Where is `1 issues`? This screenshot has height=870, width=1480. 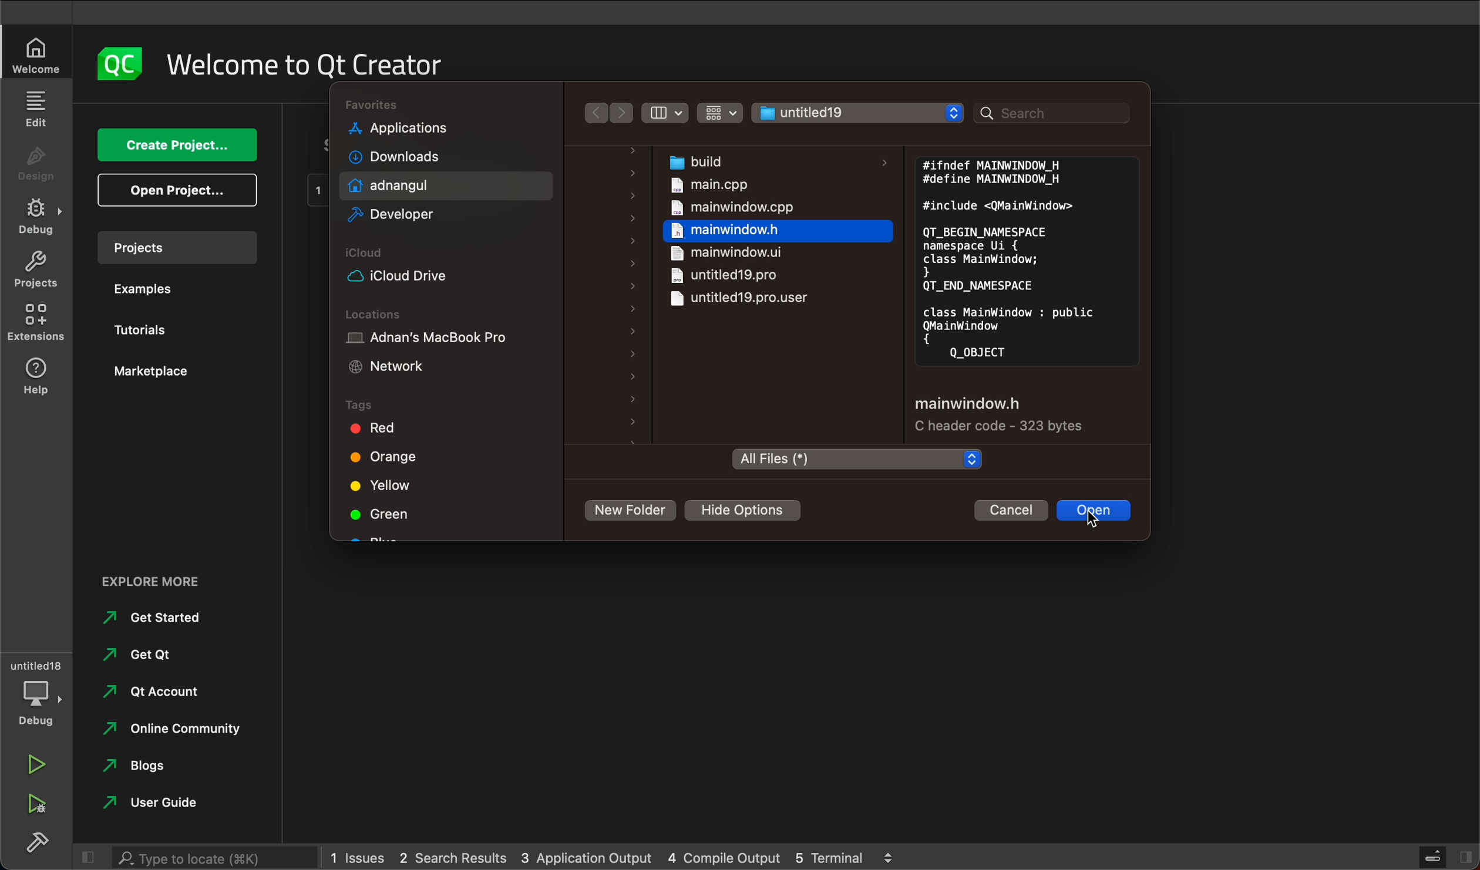 1 issues is located at coordinates (361, 858).